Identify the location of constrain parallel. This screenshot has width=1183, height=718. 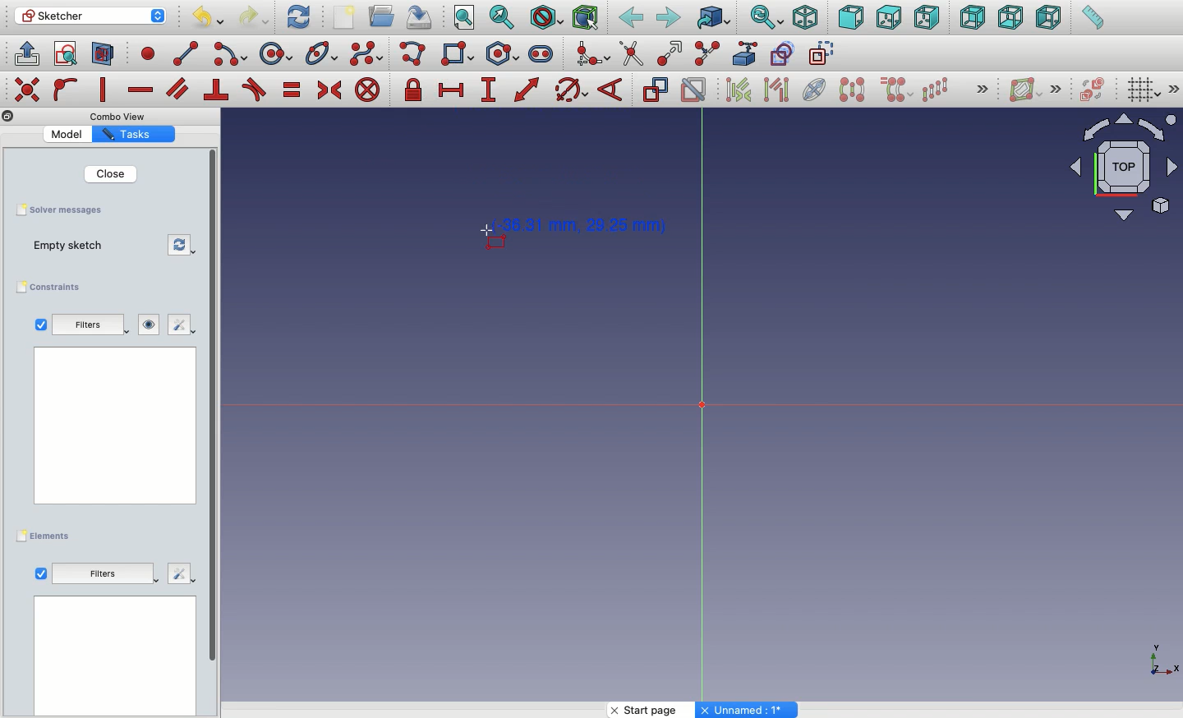
(178, 89).